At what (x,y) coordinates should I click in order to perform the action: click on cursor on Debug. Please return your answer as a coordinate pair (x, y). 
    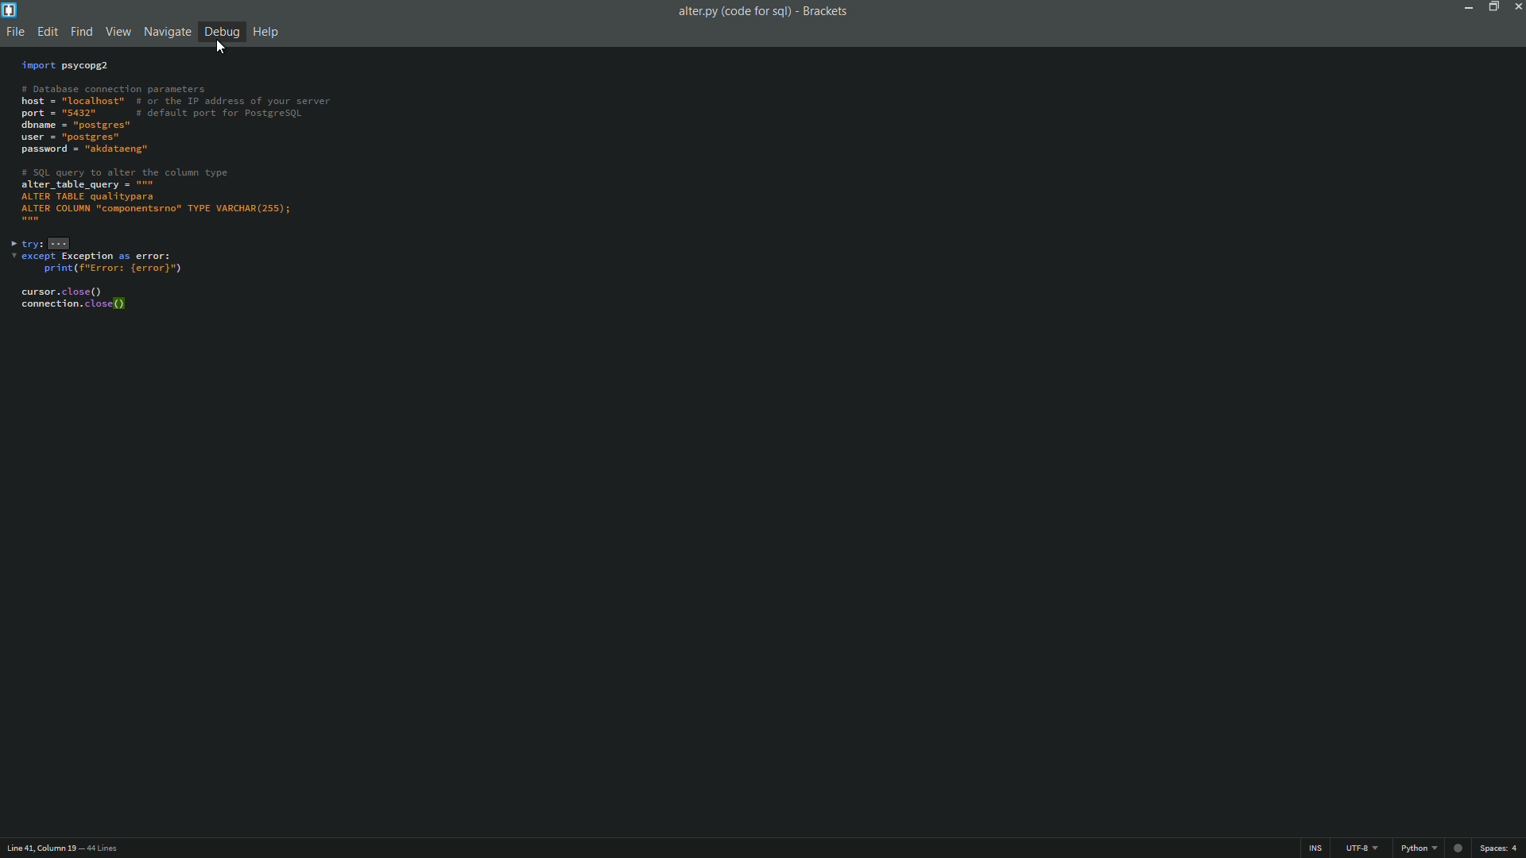
    Looking at the image, I should click on (227, 48).